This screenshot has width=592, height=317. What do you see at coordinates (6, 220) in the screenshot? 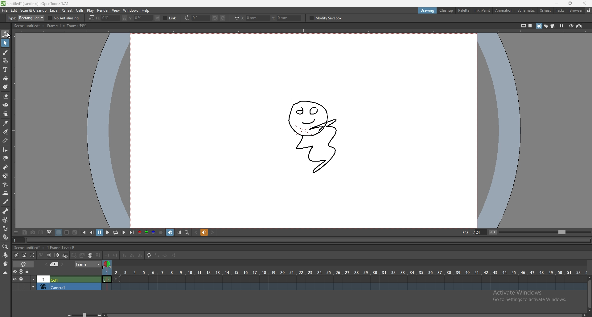
I see `target` at bounding box center [6, 220].